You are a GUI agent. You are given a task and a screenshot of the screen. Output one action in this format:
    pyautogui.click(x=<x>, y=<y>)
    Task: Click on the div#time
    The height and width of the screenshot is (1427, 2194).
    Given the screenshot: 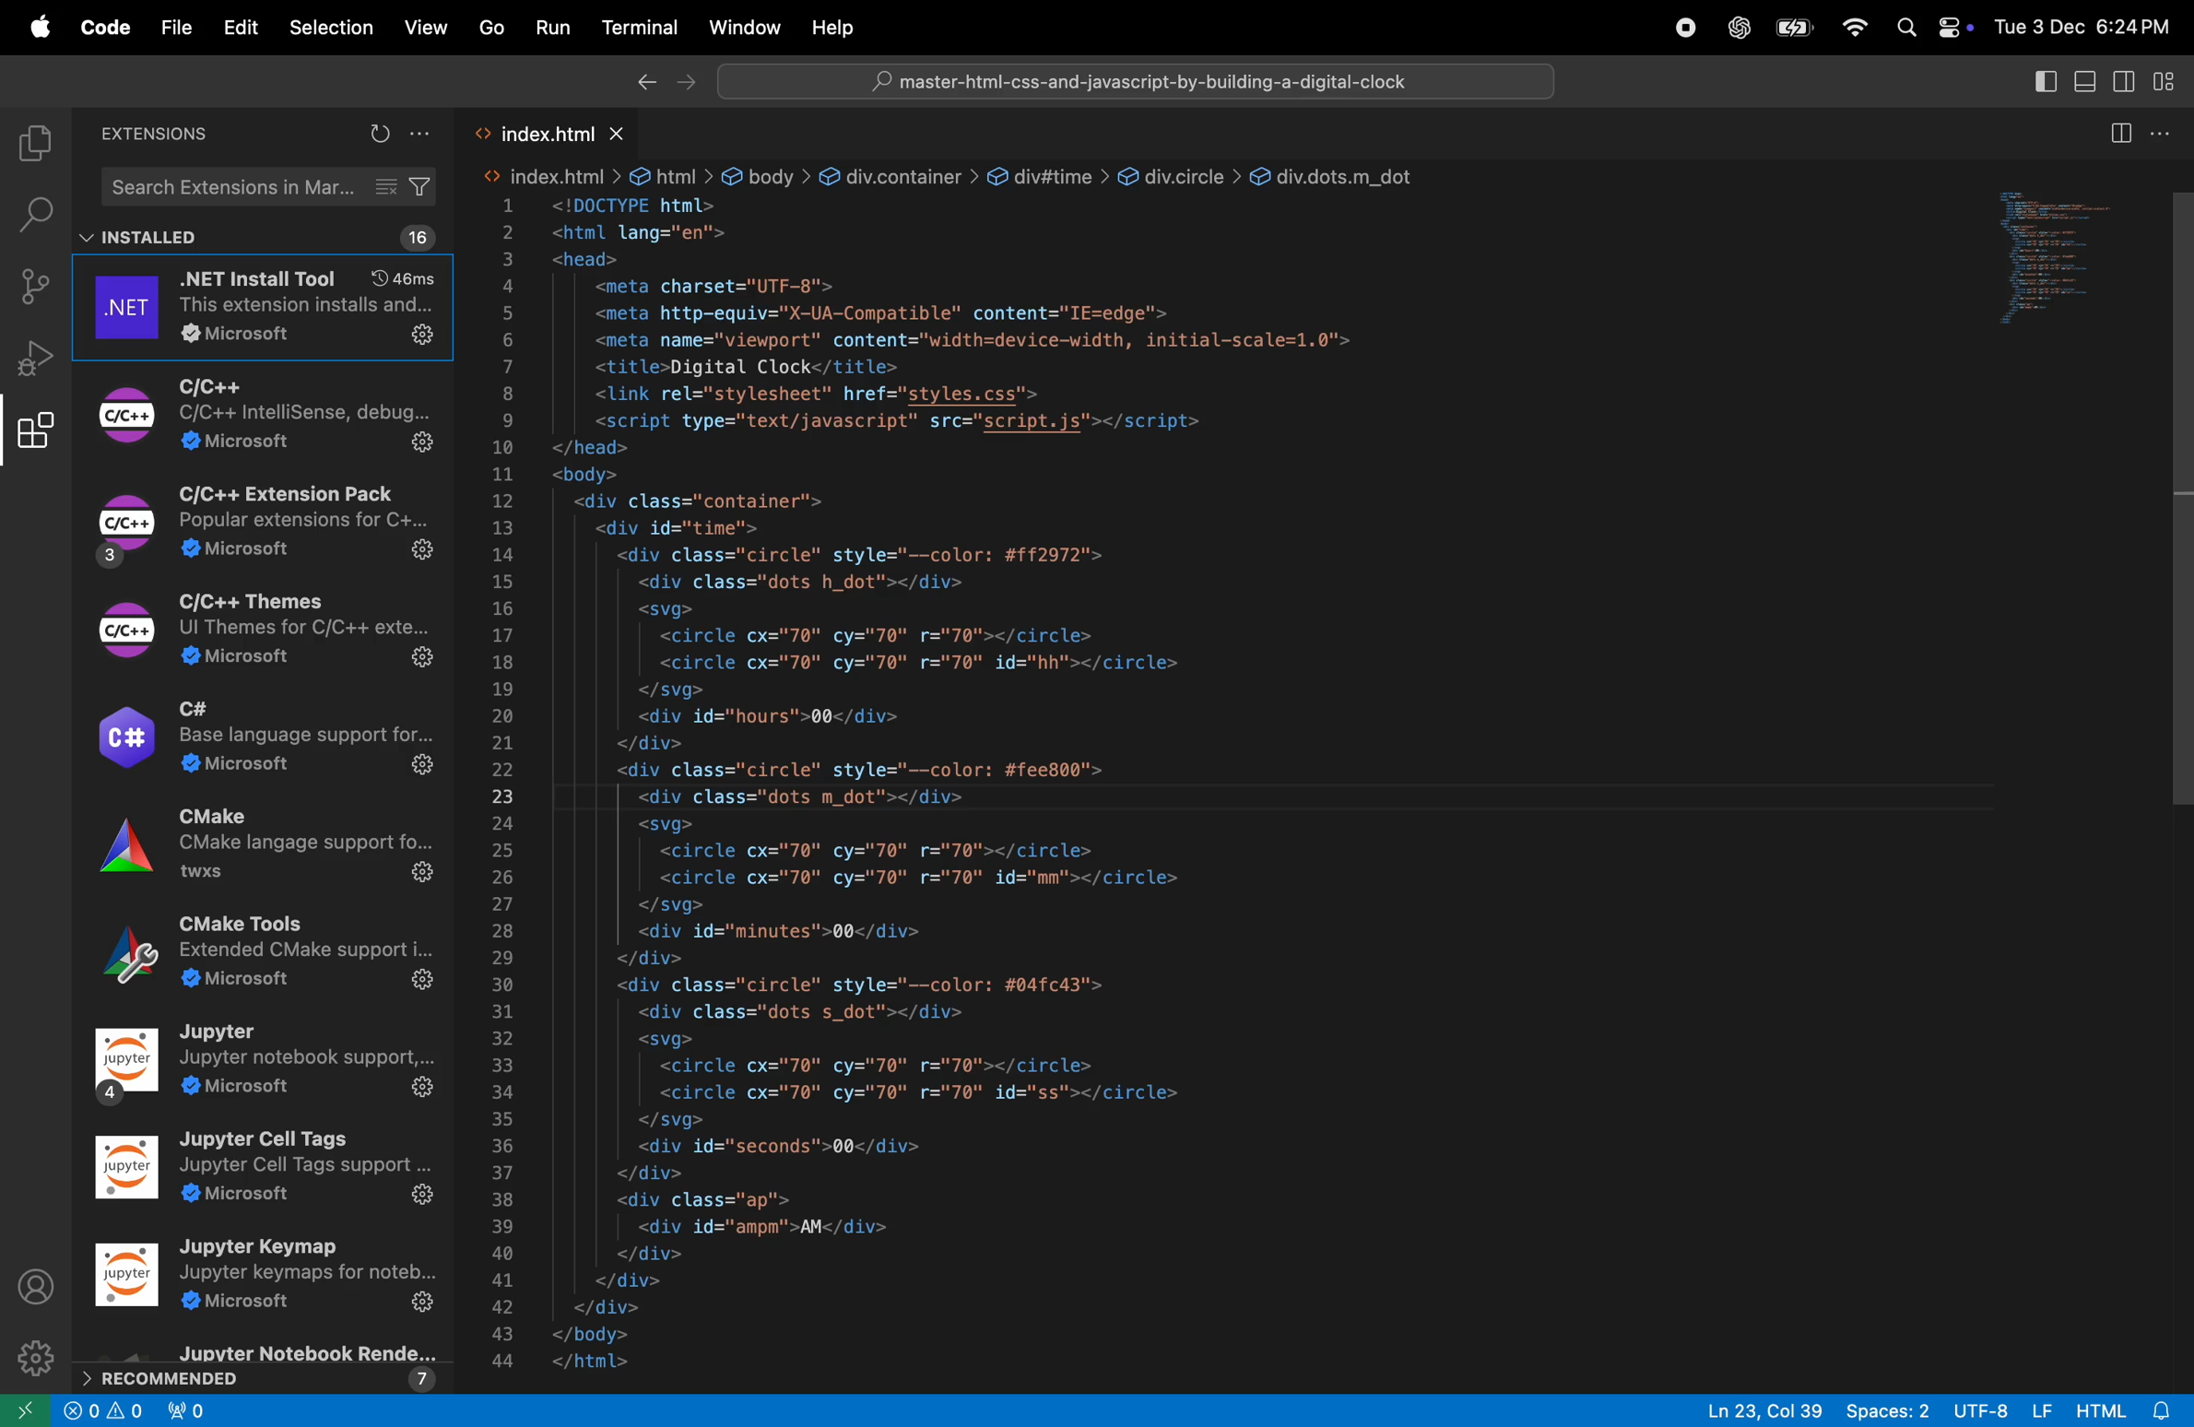 What is the action you would take?
    pyautogui.click(x=1032, y=175)
    